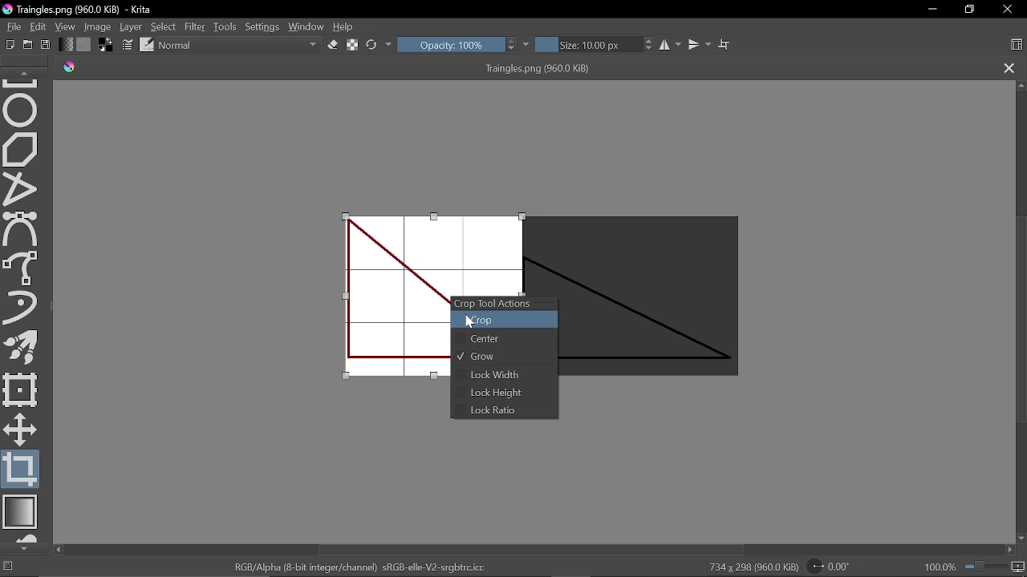 This screenshot has height=577, width=1027. Describe the element at coordinates (99, 26) in the screenshot. I see `Image` at that location.